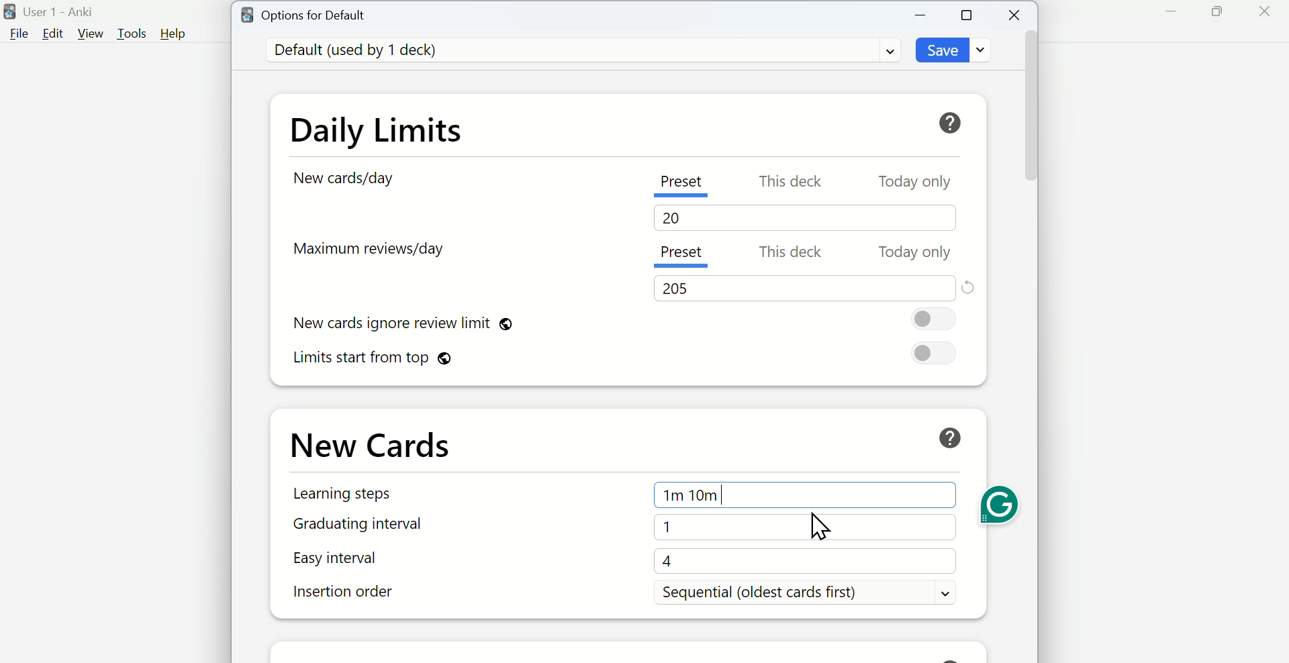  Describe the element at coordinates (935, 354) in the screenshot. I see `On/Off toggle` at that location.